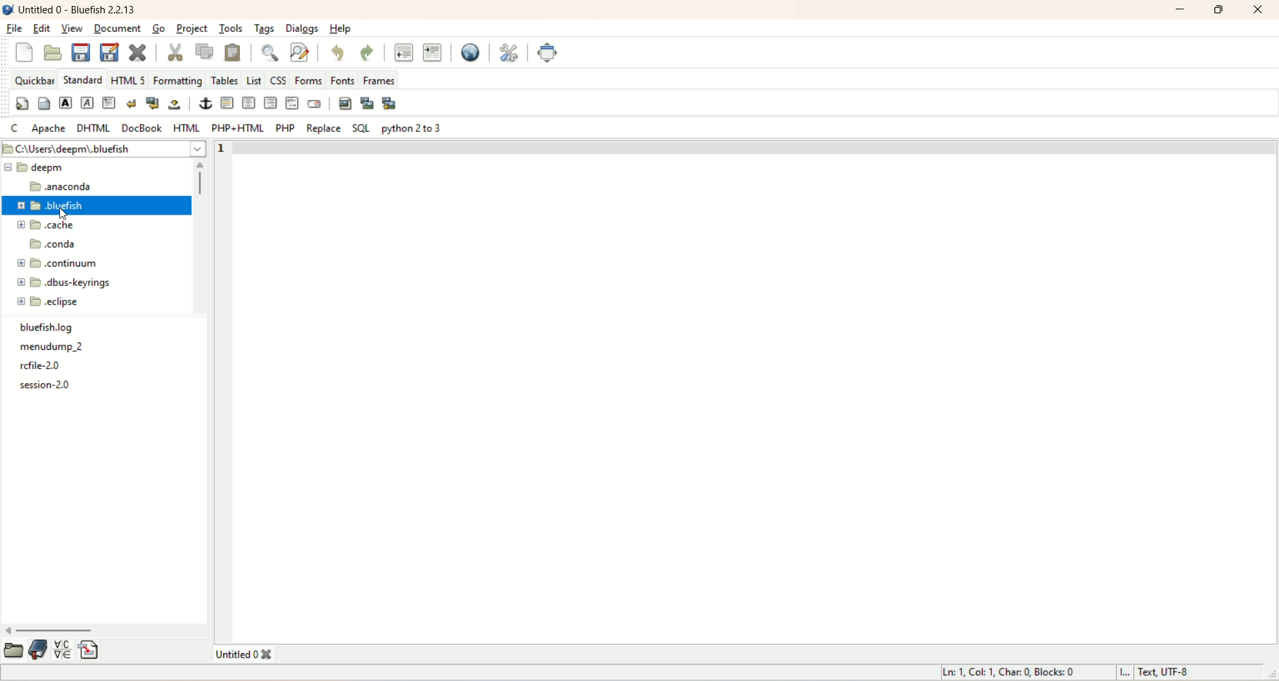 This screenshot has height=681, width=1279. Describe the element at coordinates (15, 29) in the screenshot. I see `file` at that location.